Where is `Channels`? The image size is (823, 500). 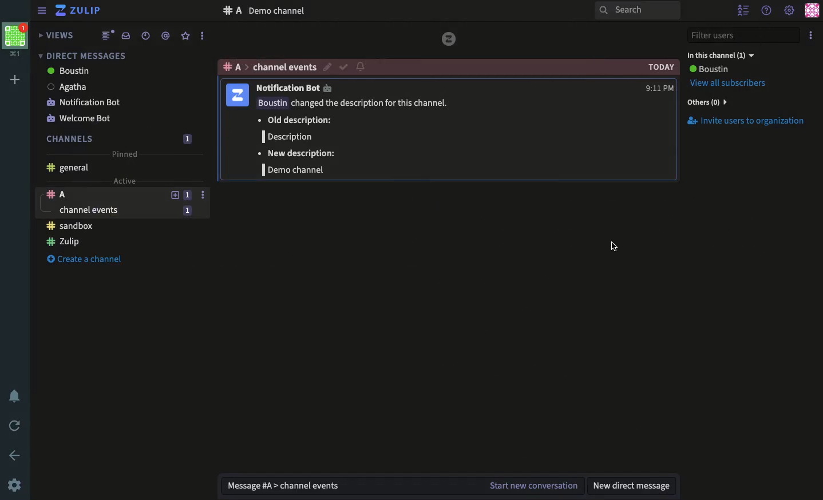 Channels is located at coordinates (70, 138).